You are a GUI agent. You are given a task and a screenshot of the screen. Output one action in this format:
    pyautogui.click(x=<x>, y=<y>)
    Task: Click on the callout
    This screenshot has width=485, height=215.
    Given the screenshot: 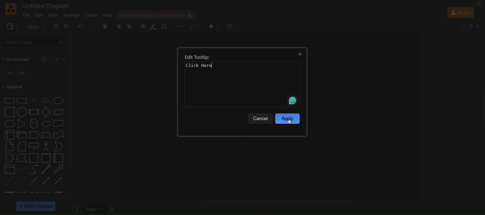 What is the action you would take?
    pyautogui.click(x=34, y=146)
    